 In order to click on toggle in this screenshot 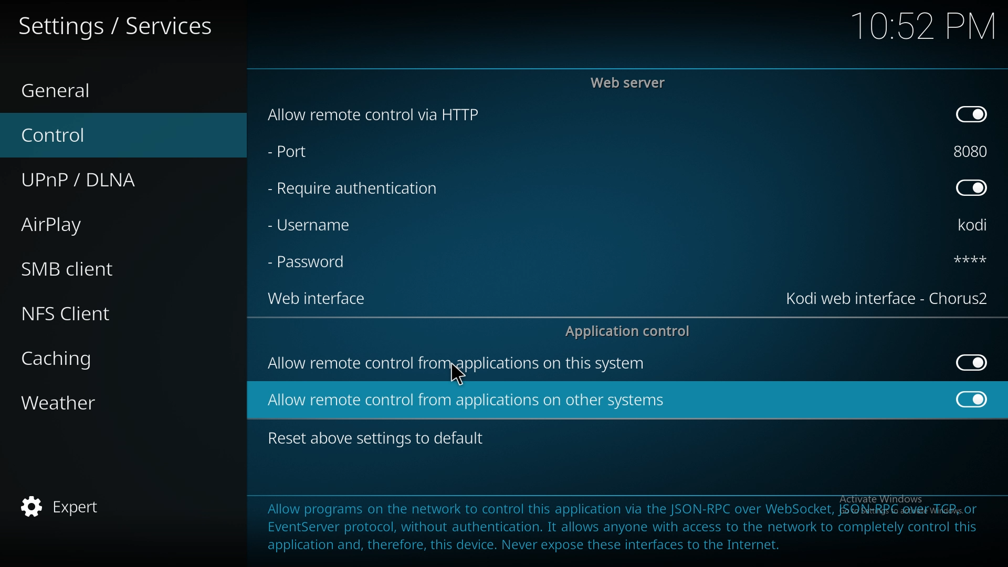, I will do `click(972, 363)`.